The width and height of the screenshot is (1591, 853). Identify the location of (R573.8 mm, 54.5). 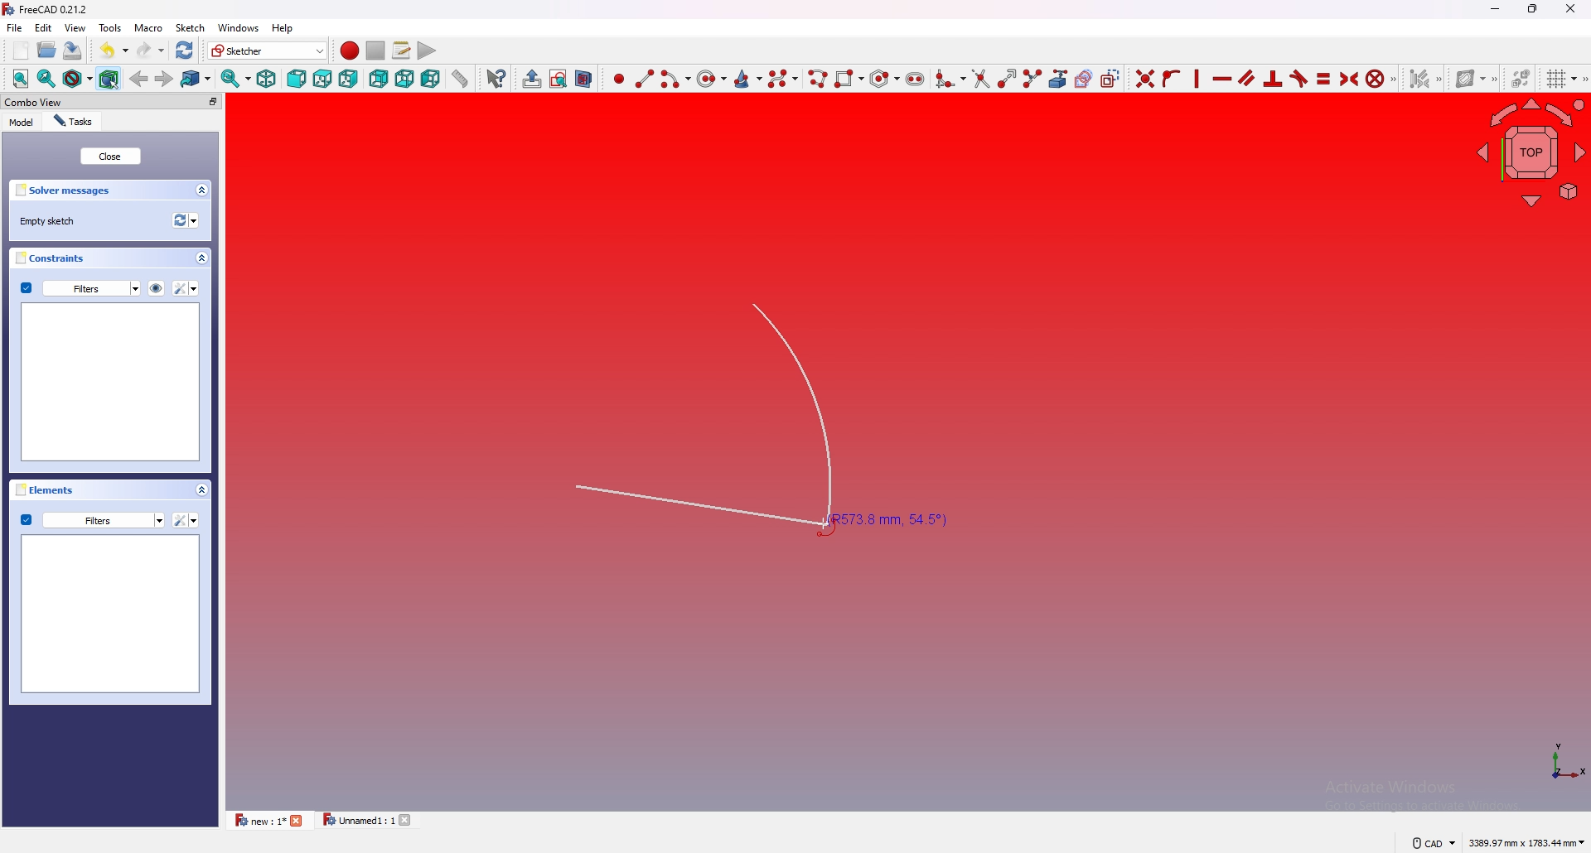
(724, 420).